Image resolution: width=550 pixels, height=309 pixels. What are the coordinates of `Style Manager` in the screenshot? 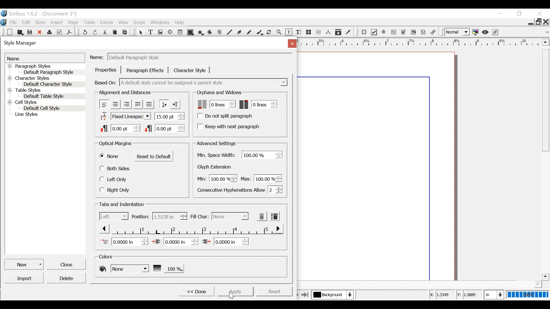 It's located at (141, 44).